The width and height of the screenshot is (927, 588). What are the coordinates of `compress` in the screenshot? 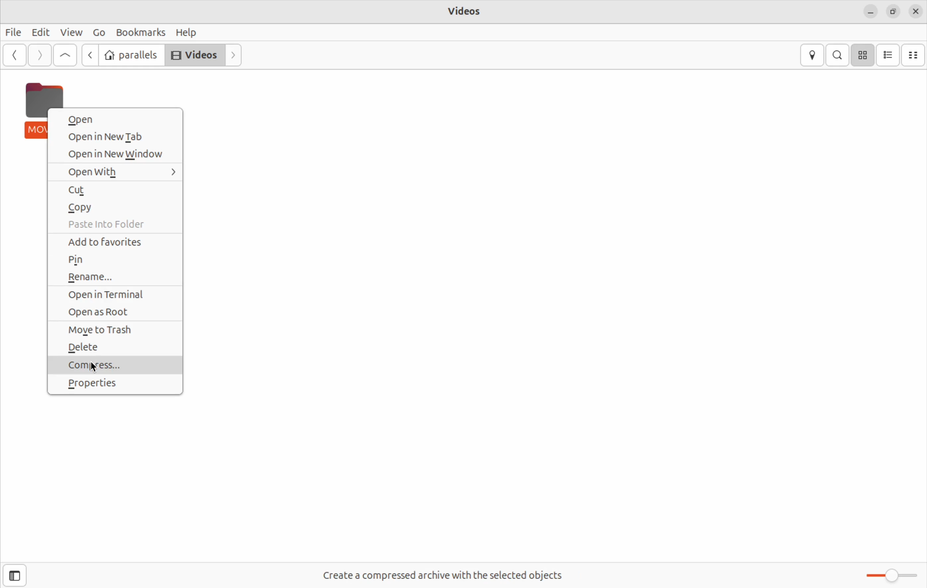 It's located at (110, 365).